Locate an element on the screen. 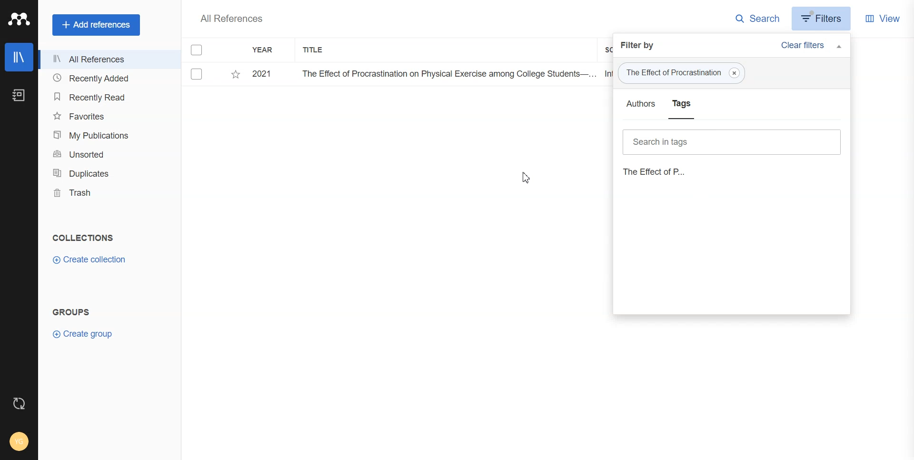 This screenshot has width=914, height=460. Create collection is located at coordinates (90, 259).